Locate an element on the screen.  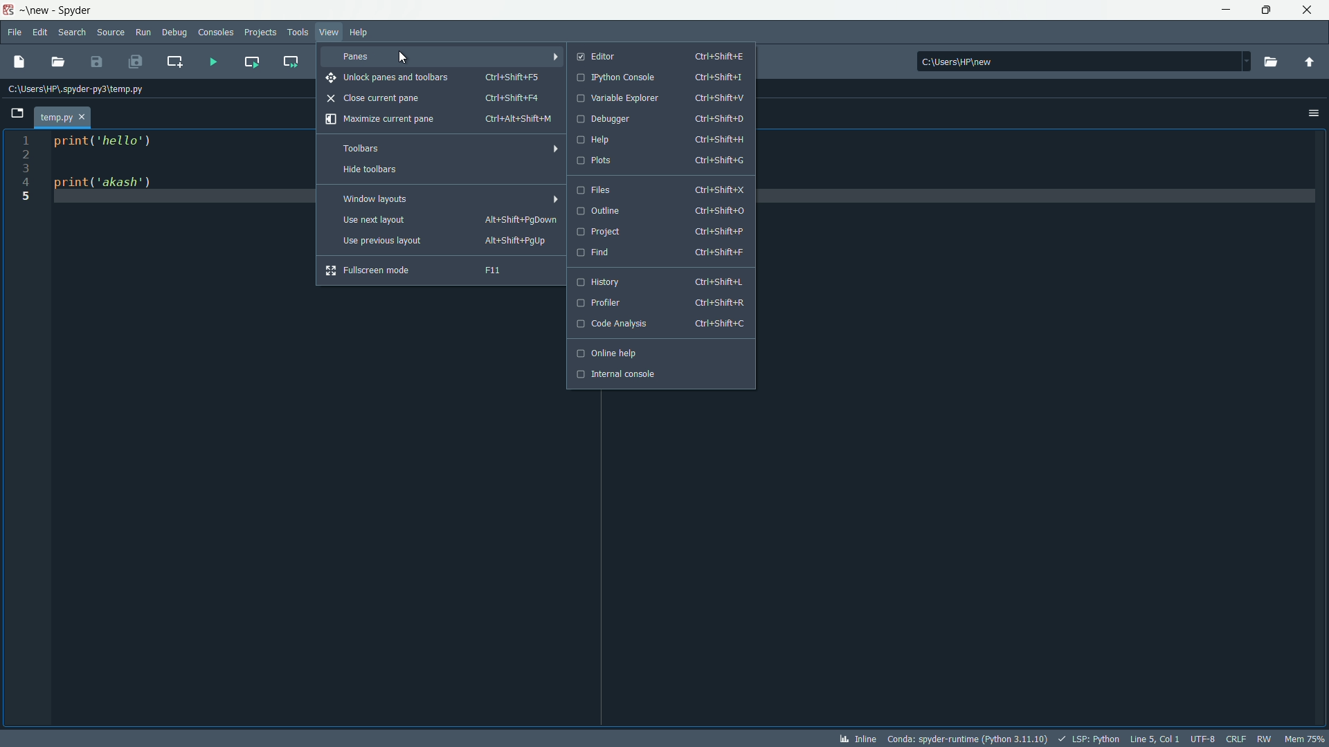
outline is located at coordinates (660, 211).